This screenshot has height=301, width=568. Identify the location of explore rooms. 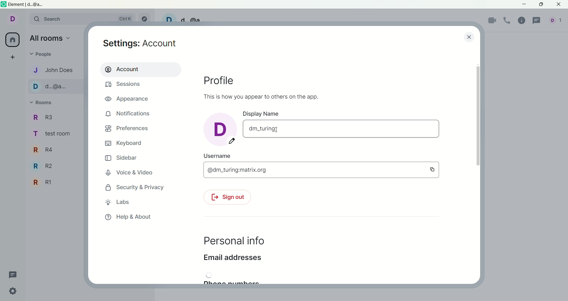
(146, 19).